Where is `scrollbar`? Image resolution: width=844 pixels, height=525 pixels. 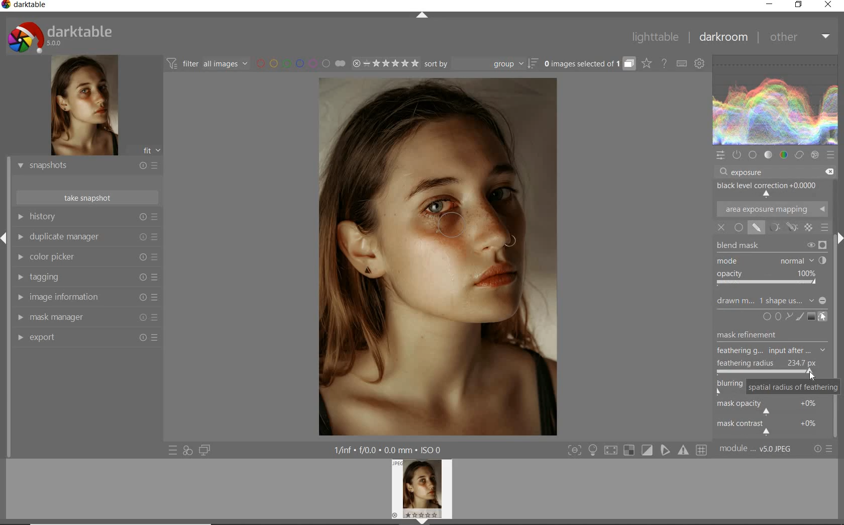
scrollbar is located at coordinates (835, 274).